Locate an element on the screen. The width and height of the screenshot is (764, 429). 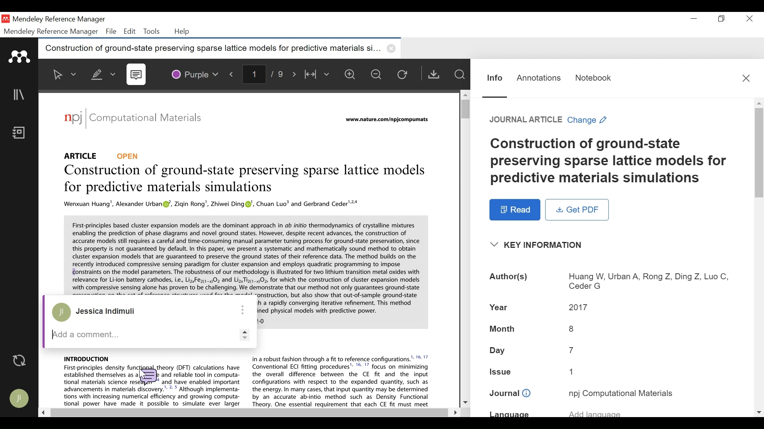
Zoom in is located at coordinates (351, 75).